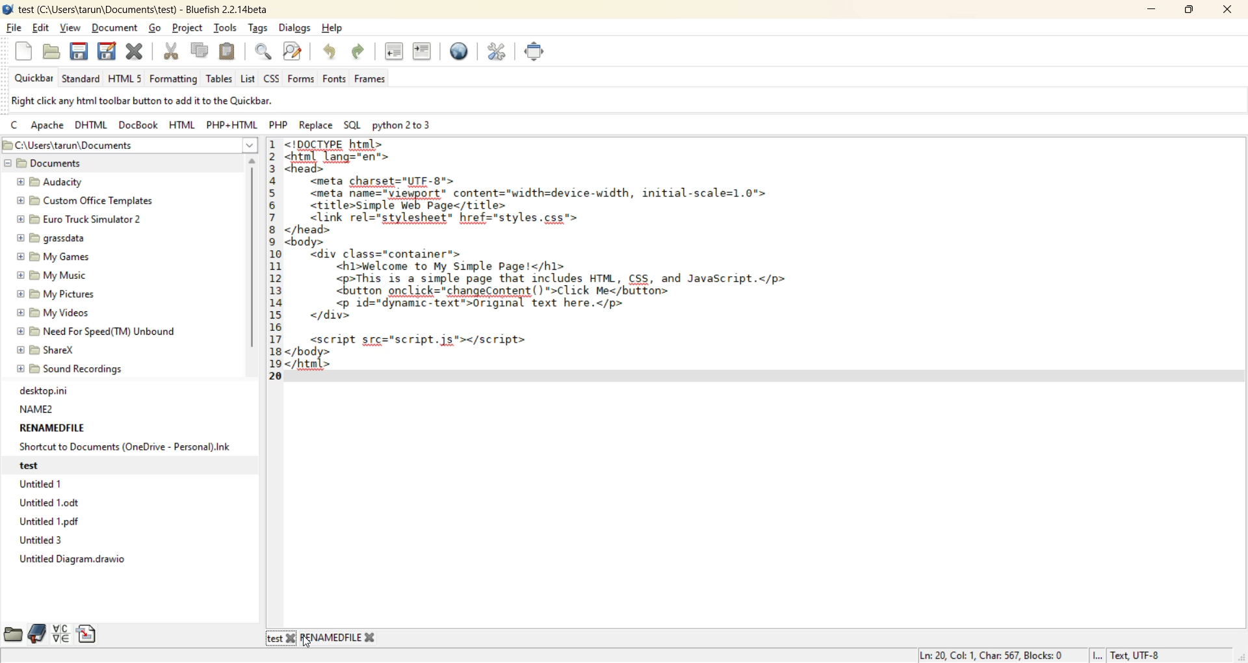 The height and width of the screenshot is (663, 1248). I want to click on find and replace, so click(296, 51).